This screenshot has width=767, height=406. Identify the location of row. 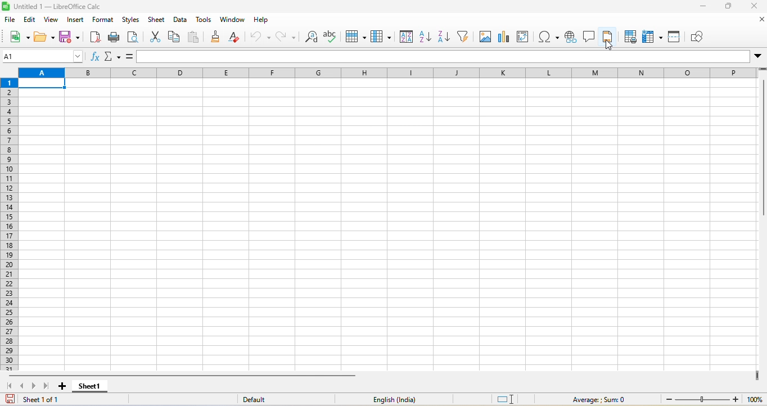
(358, 36).